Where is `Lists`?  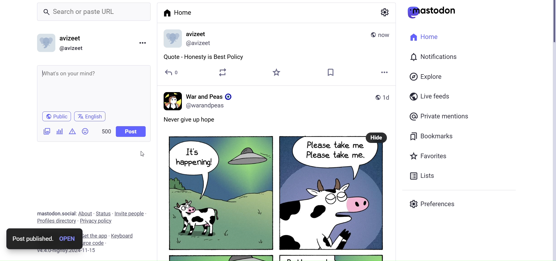 Lists is located at coordinates (422, 176).